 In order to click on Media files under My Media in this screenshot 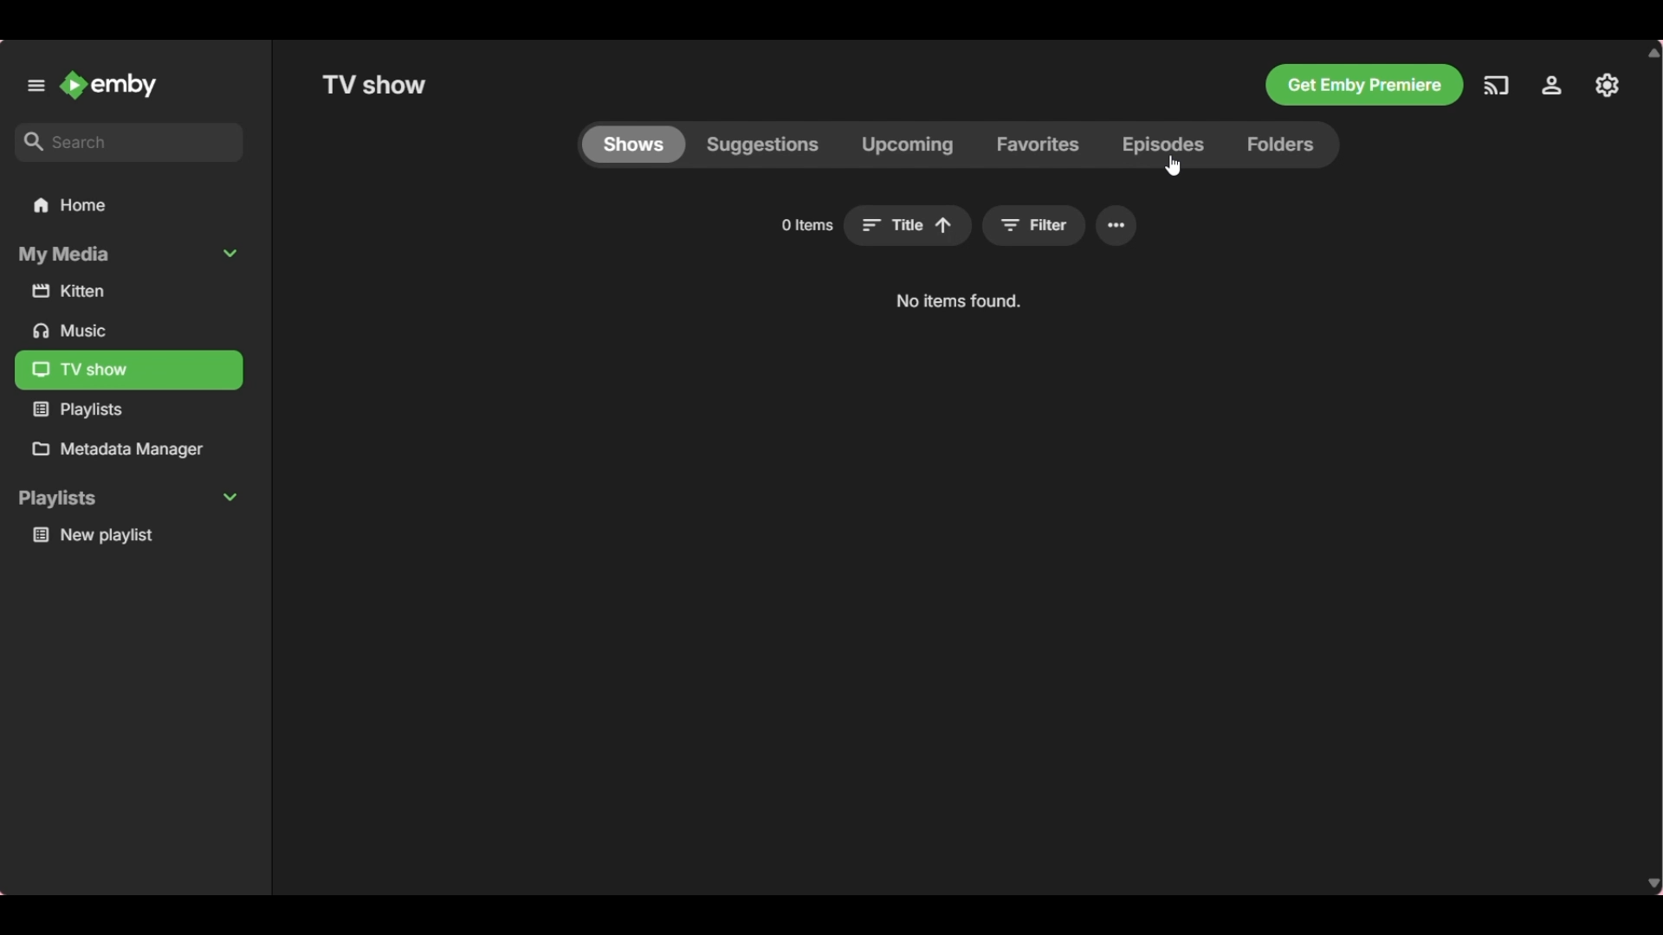, I will do `click(133, 371)`.